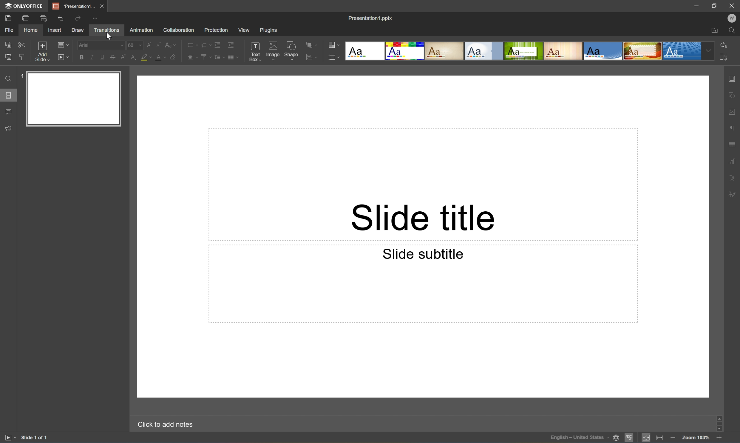 Image resolution: width=740 pixels, height=443 pixels. What do you see at coordinates (77, 18) in the screenshot?
I see `Redo` at bounding box center [77, 18].